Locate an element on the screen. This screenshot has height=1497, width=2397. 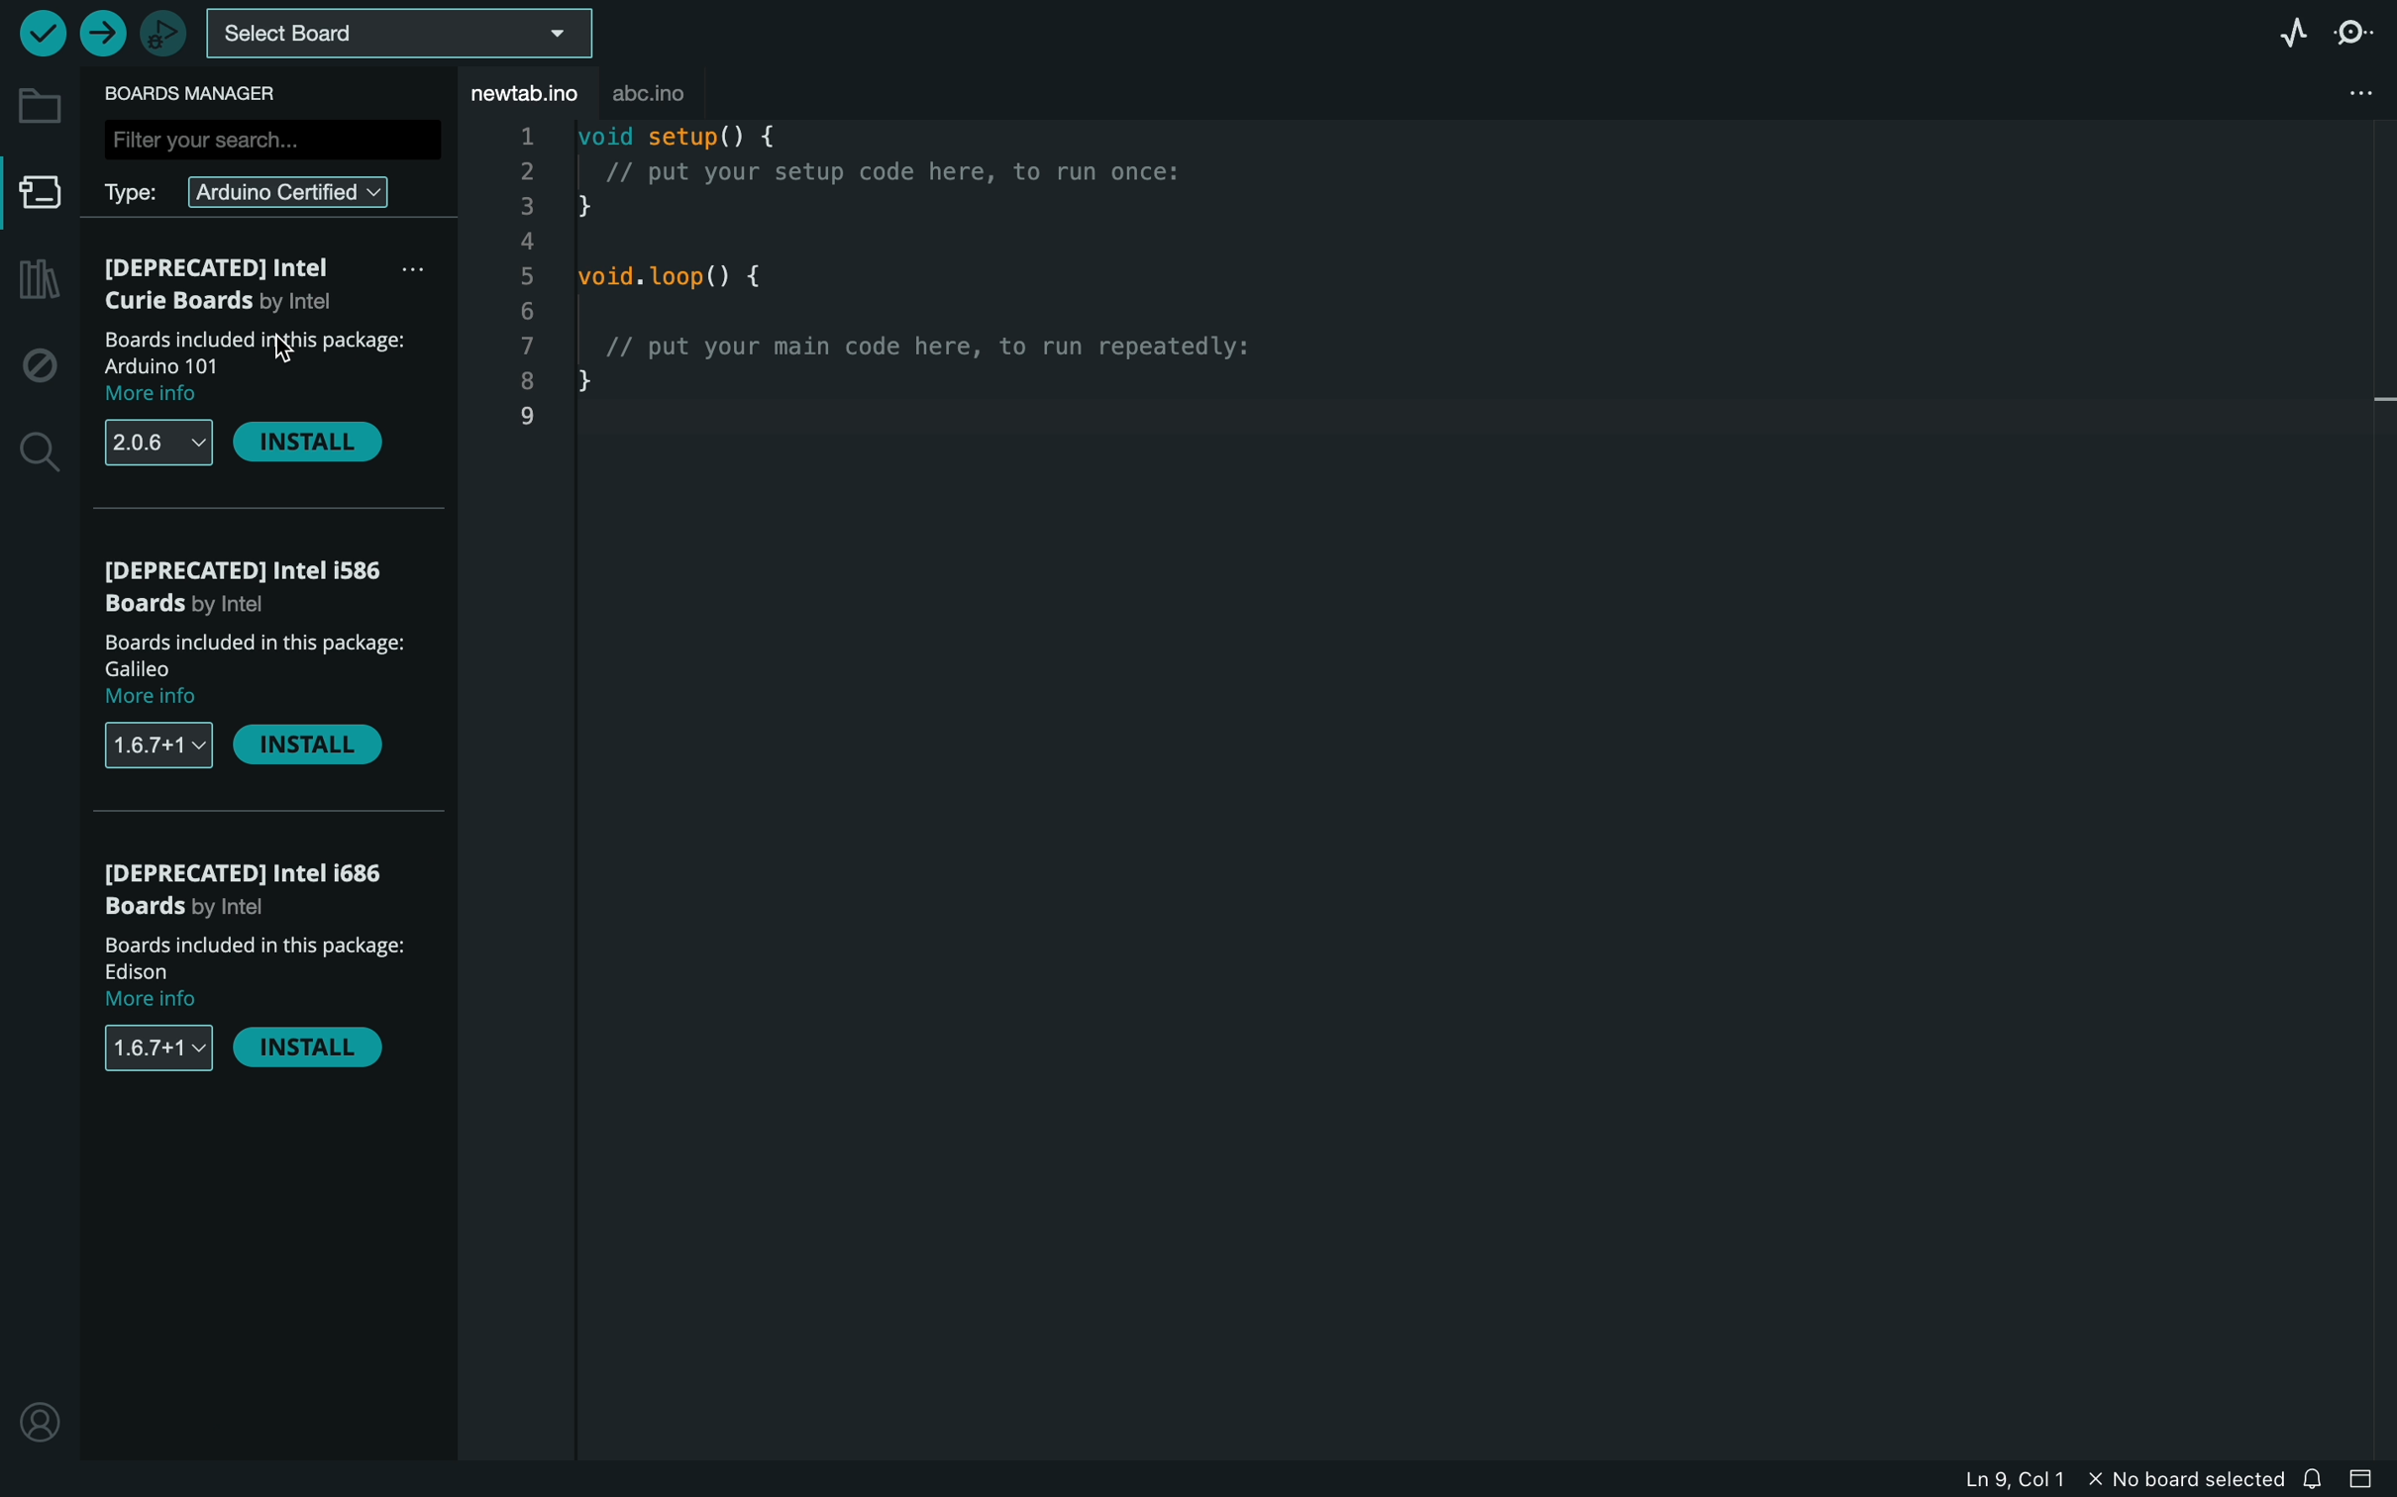
description is located at coordinates (258, 368).